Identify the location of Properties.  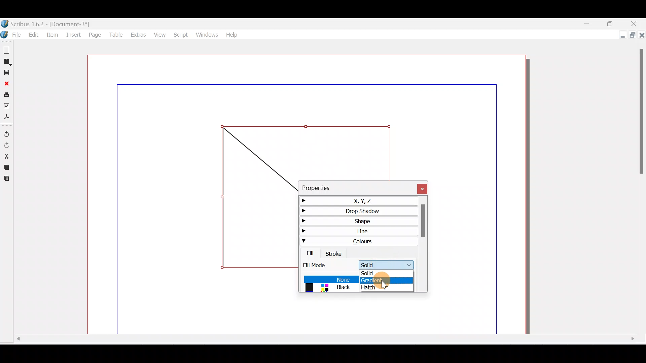
(331, 187).